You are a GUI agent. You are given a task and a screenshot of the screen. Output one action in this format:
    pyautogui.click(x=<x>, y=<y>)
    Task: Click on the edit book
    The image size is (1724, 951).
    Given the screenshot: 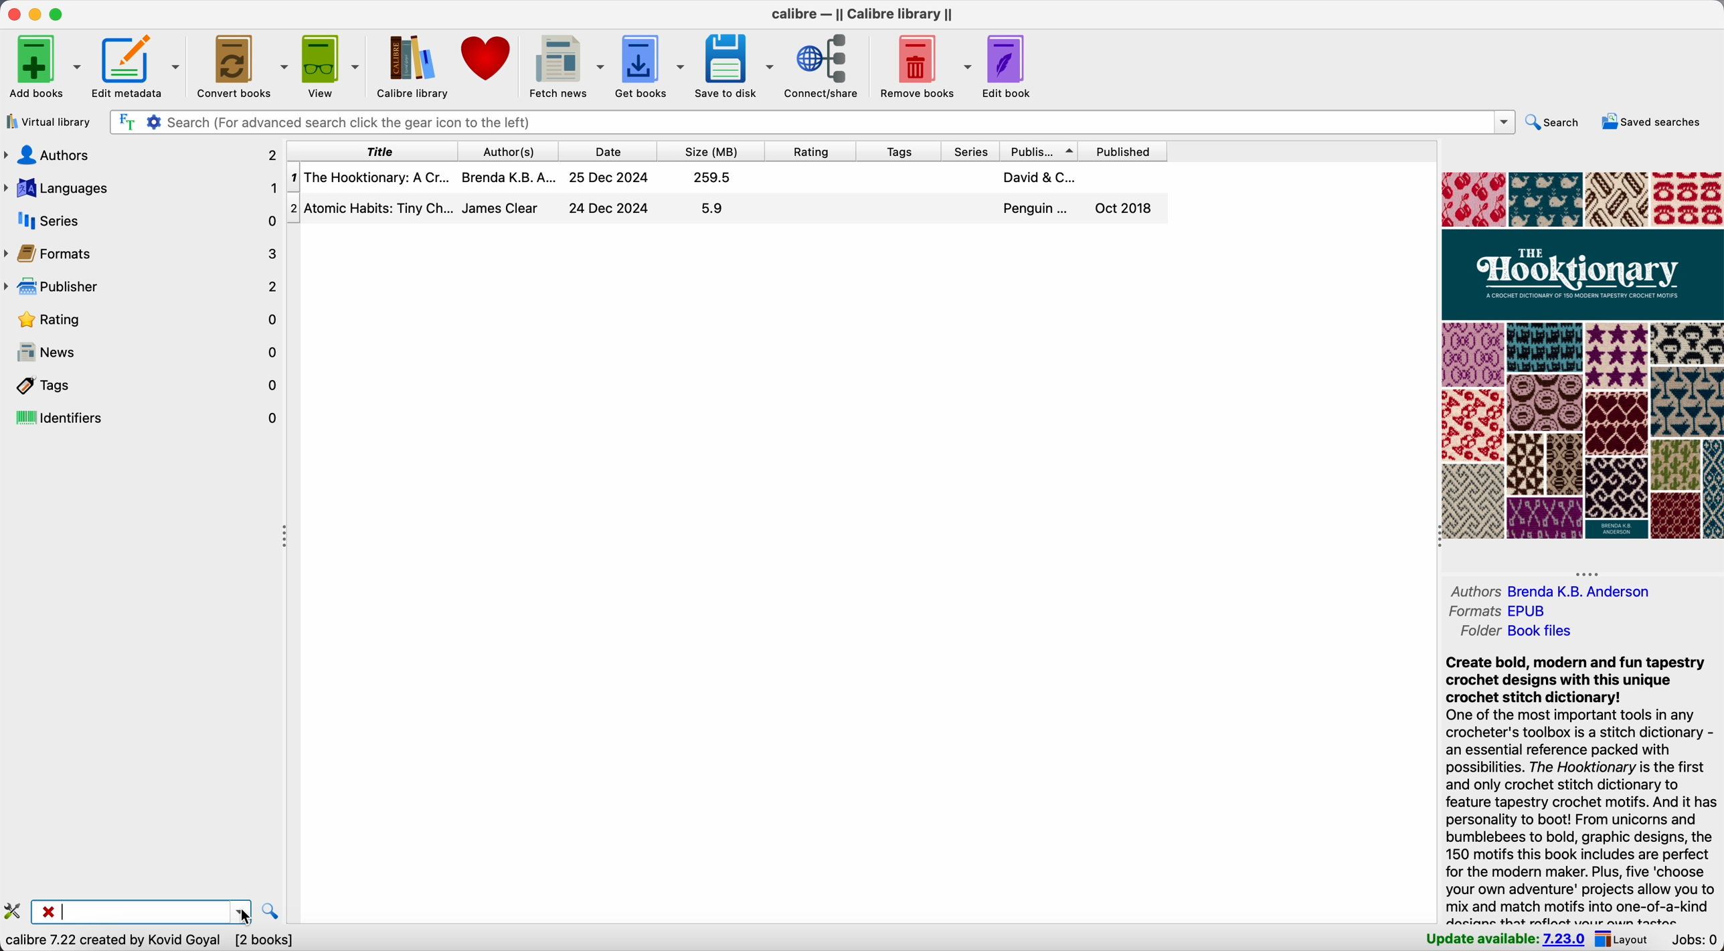 What is the action you would take?
    pyautogui.click(x=1013, y=67)
    